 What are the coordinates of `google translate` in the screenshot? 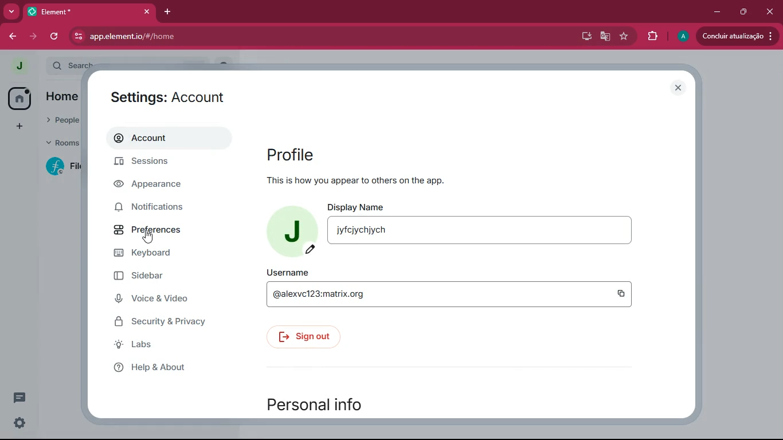 It's located at (605, 37).